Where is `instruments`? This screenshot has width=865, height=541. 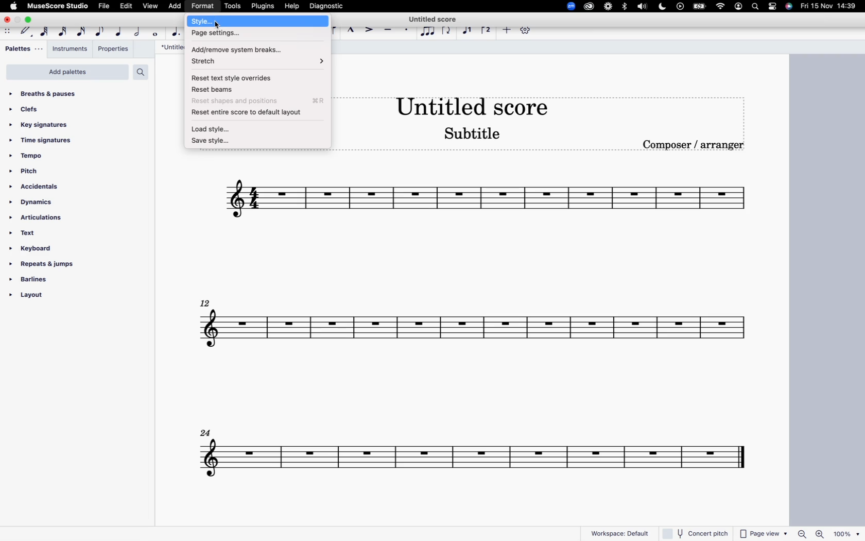 instruments is located at coordinates (70, 48).